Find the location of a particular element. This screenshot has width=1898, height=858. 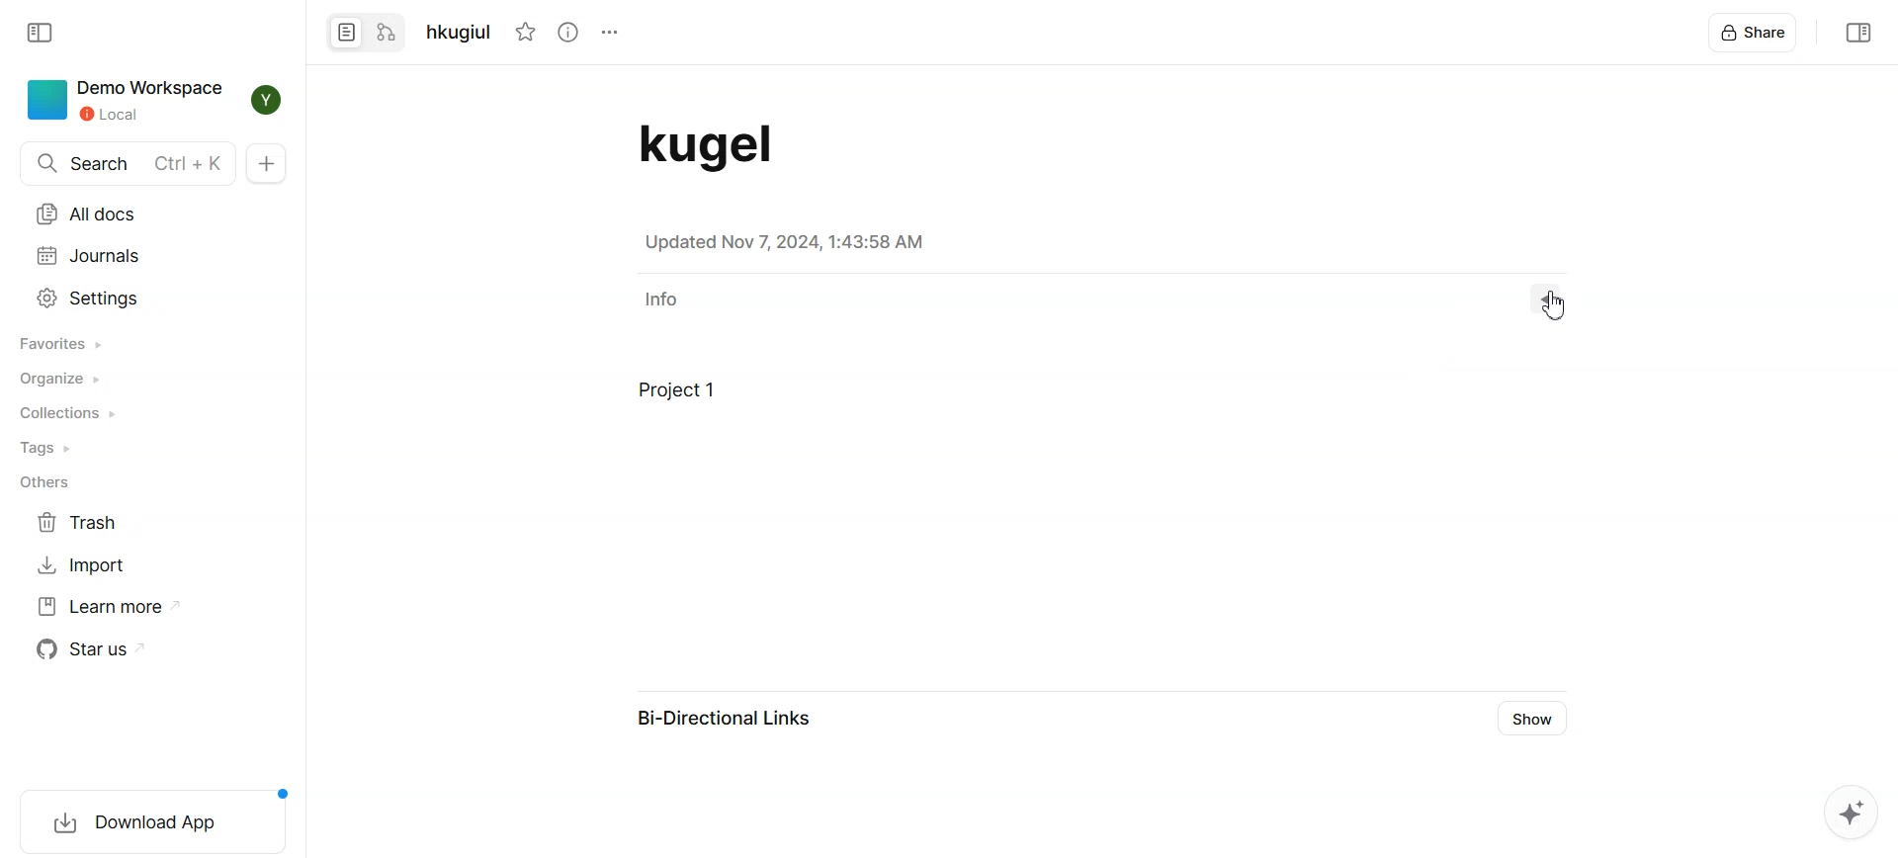

Collapse sidebar is located at coordinates (39, 34).